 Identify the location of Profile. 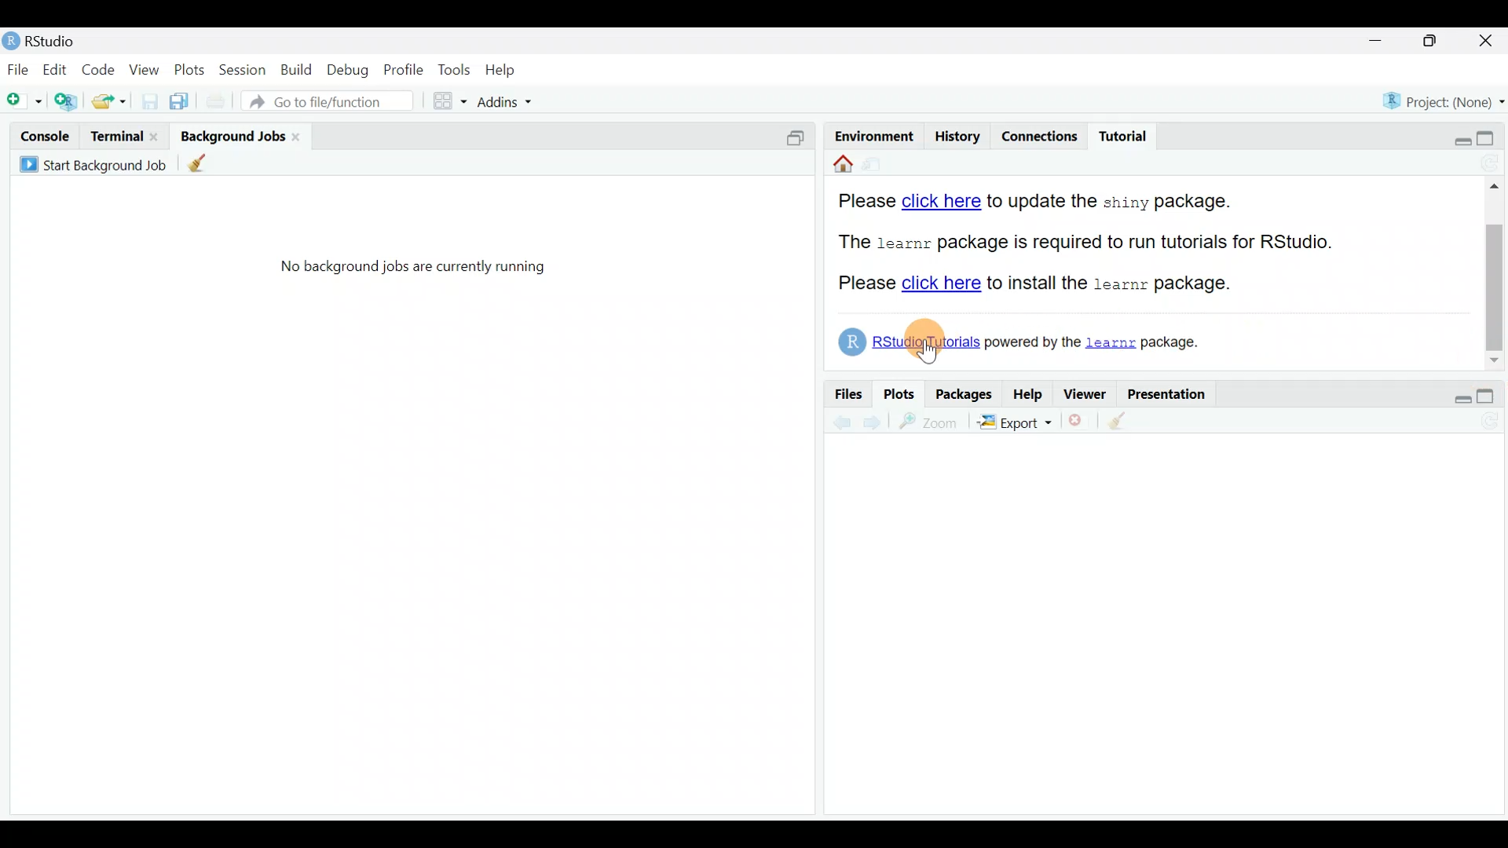
(404, 71).